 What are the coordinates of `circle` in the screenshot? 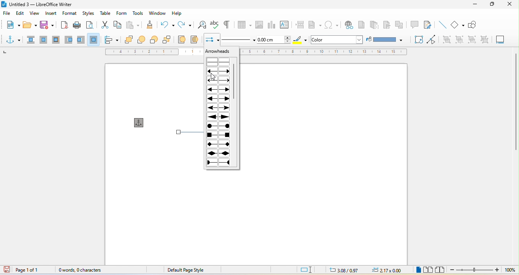 It's located at (219, 128).